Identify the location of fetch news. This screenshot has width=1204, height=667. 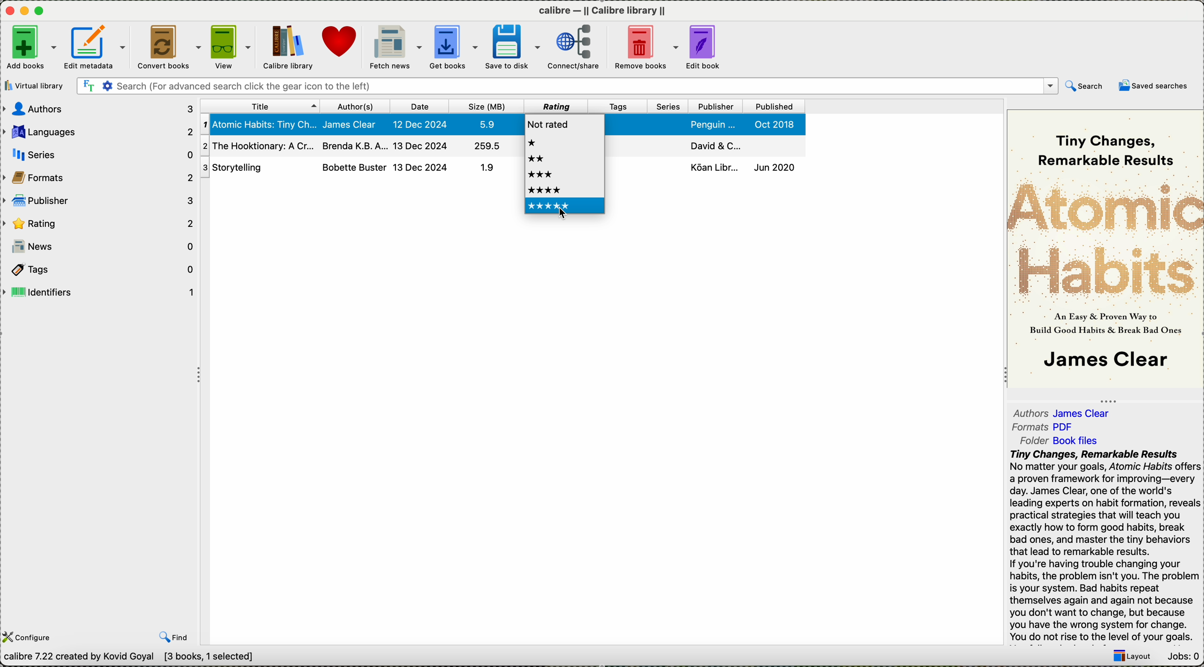
(394, 47).